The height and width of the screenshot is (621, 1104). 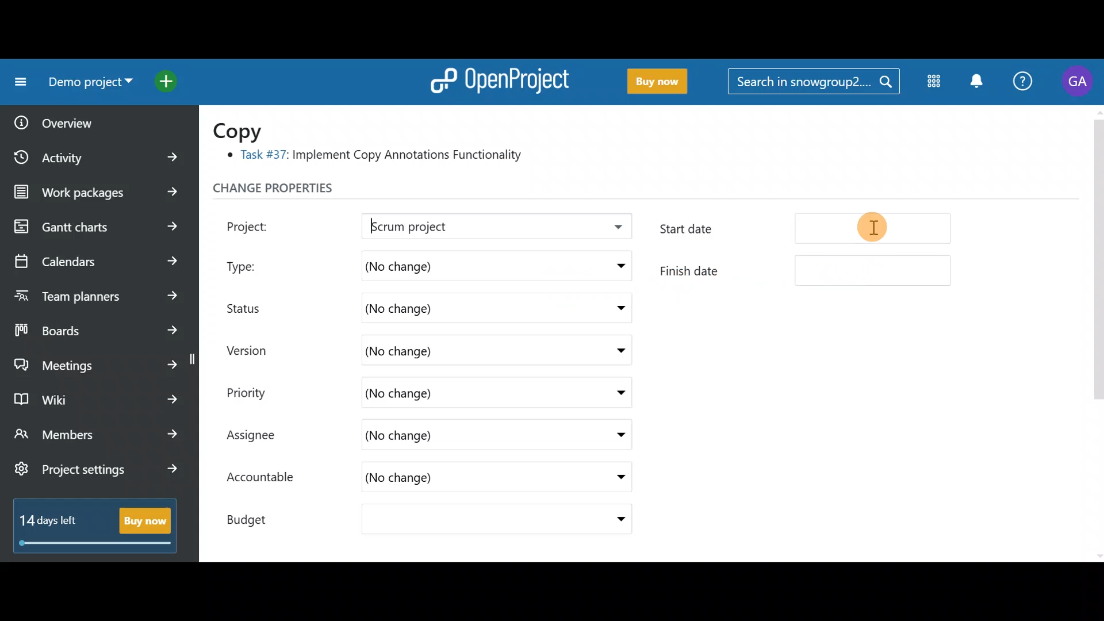 What do you see at coordinates (614, 229) in the screenshot?
I see `Project drop down` at bounding box center [614, 229].